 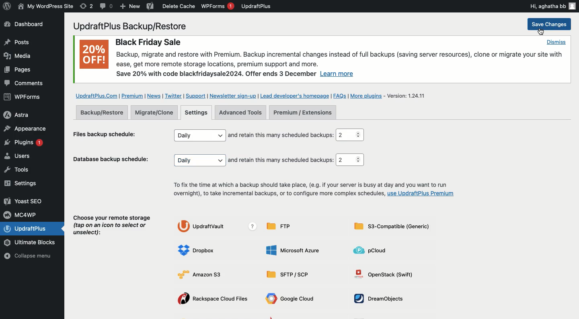 I want to click on and retain this many scheduled backups:, so click(x=282, y=160).